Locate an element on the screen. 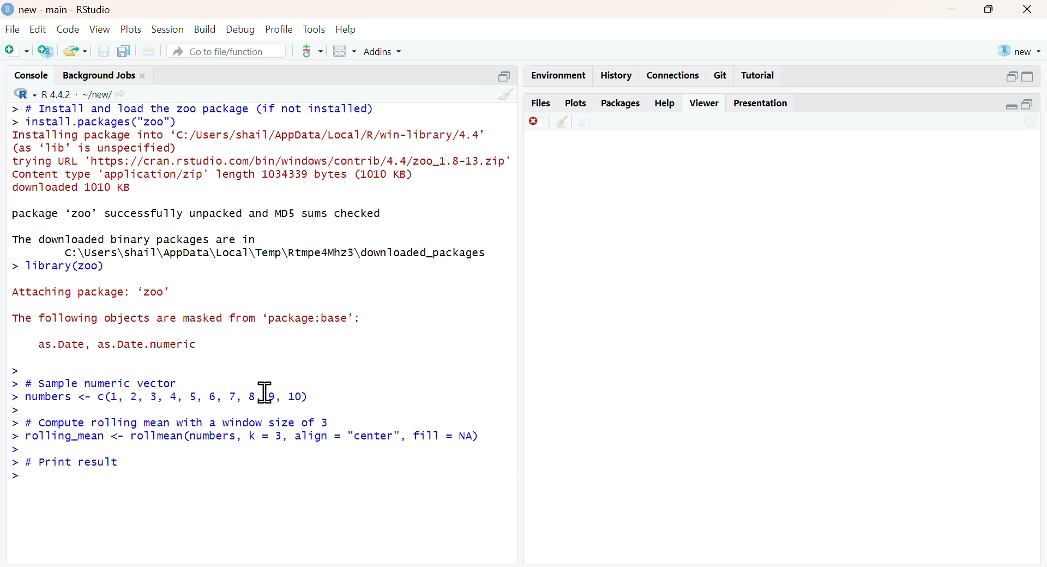 The image size is (1047, 567). Tutorial  is located at coordinates (759, 75).